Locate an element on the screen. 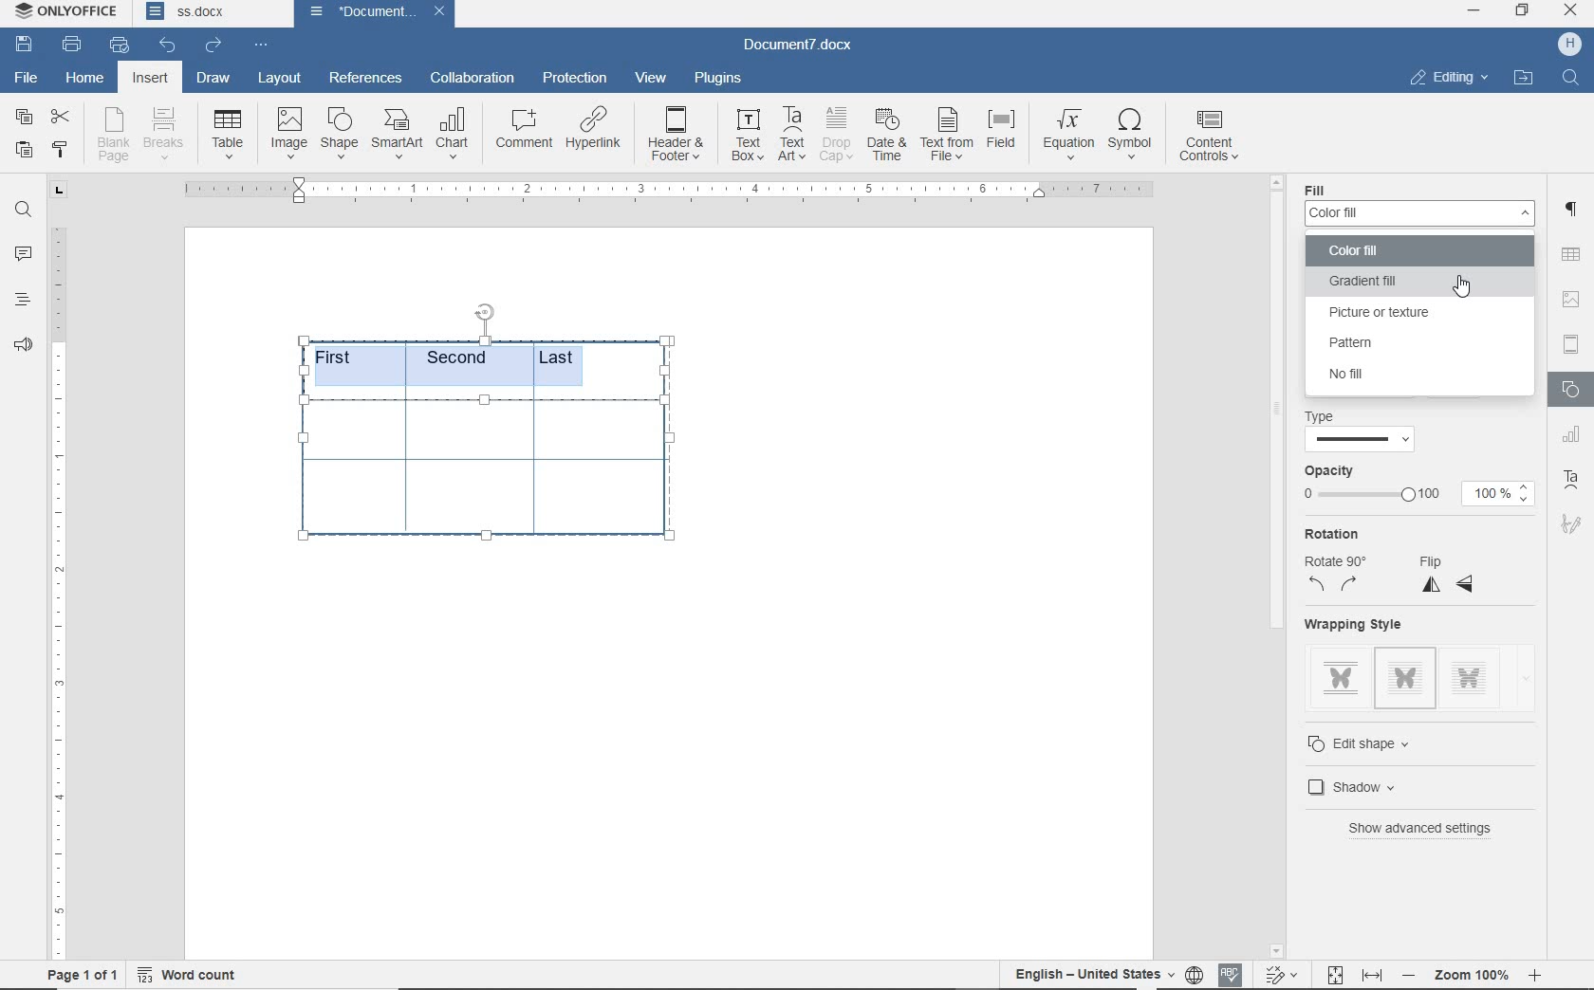 The height and width of the screenshot is (990, 1594). flip is located at coordinates (1448, 574).